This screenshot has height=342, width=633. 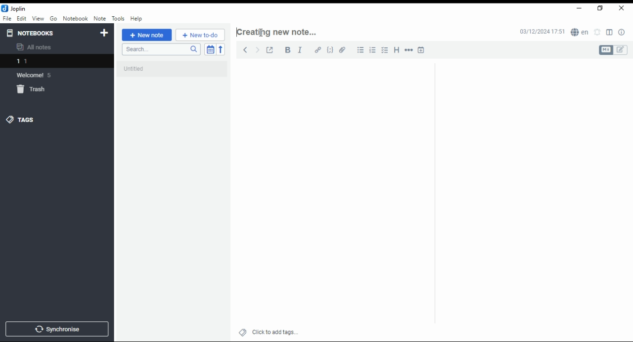 What do you see at coordinates (397, 50) in the screenshot?
I see `heading` at bounding box center [397, 50].